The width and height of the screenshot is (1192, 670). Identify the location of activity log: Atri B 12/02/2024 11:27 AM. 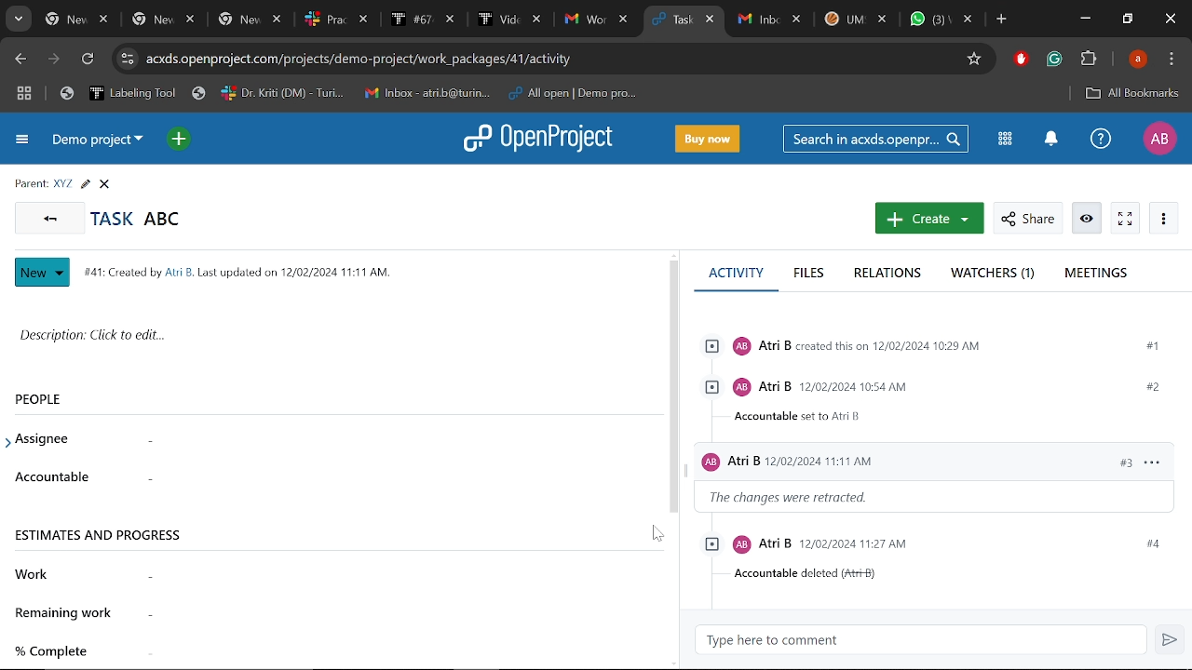
(941, 544).